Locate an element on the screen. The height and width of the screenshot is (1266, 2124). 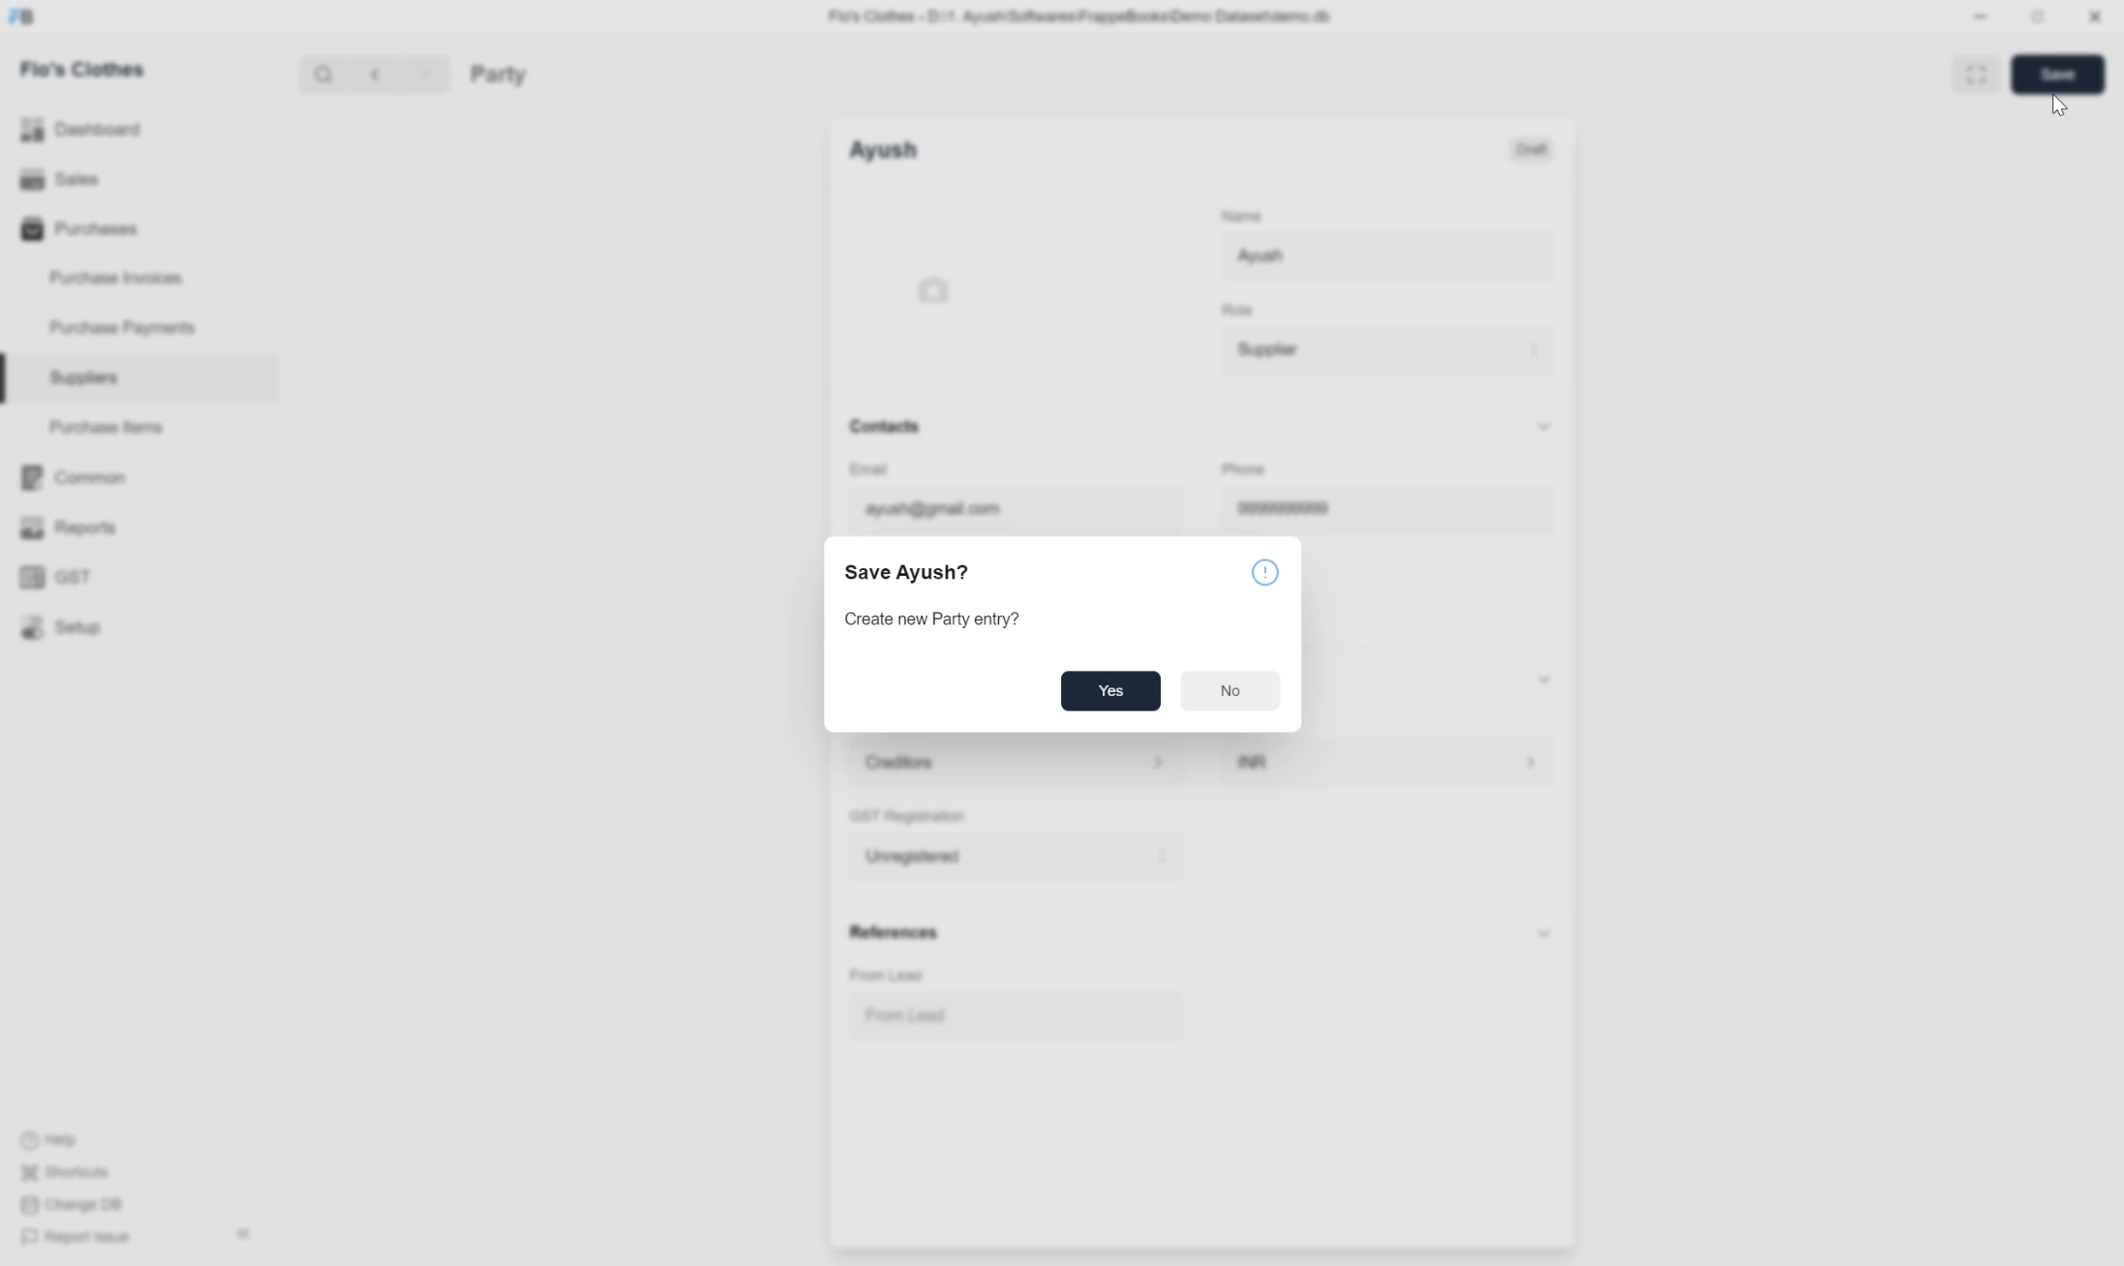
Minimize is located at coordinates (1981, 16).